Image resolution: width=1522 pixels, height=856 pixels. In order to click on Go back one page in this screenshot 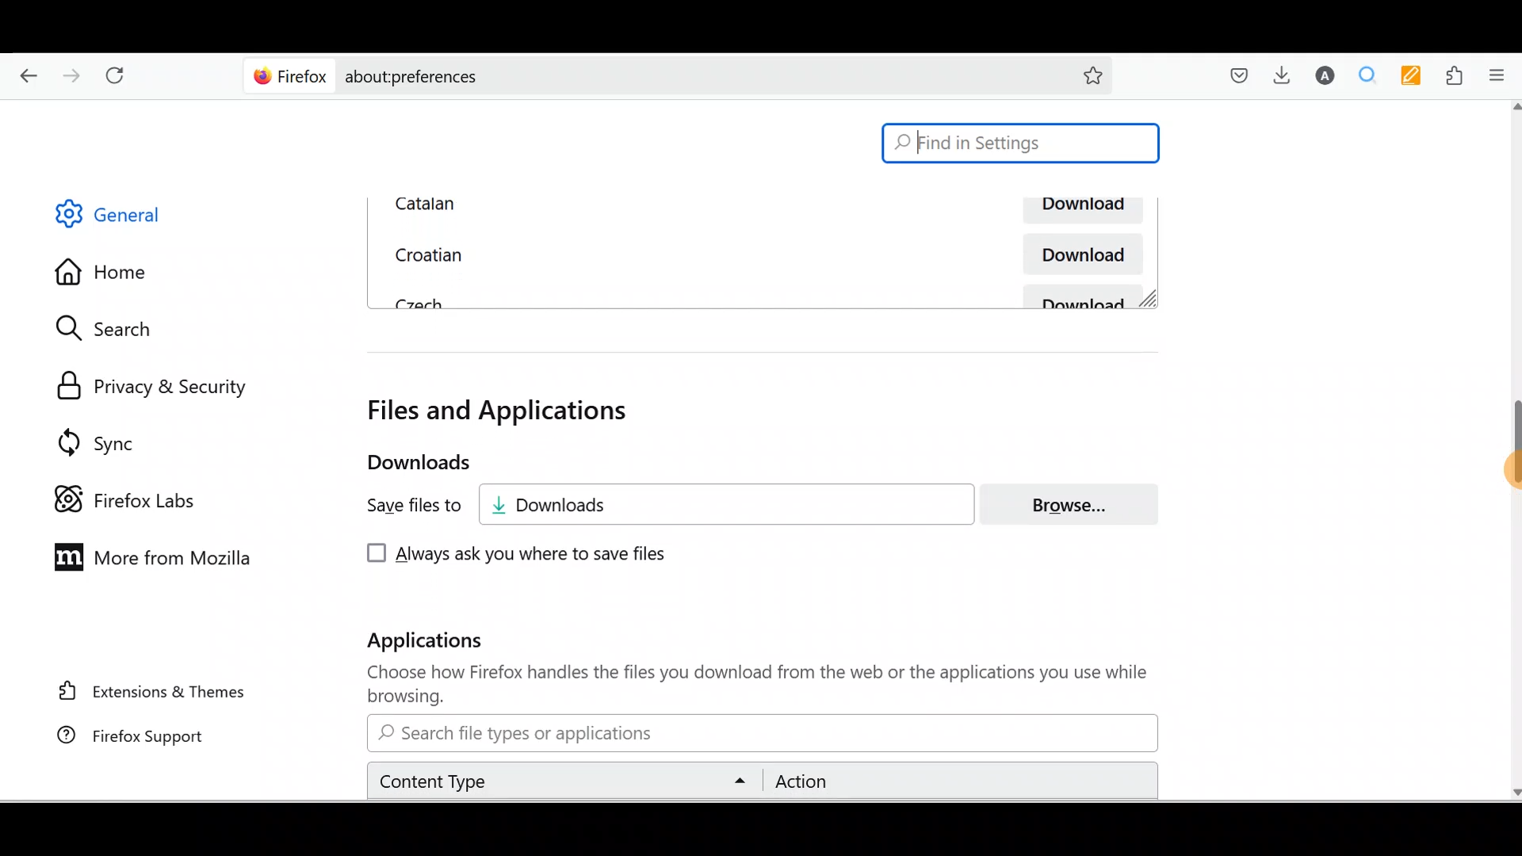, I will do `click(24, 78)`.